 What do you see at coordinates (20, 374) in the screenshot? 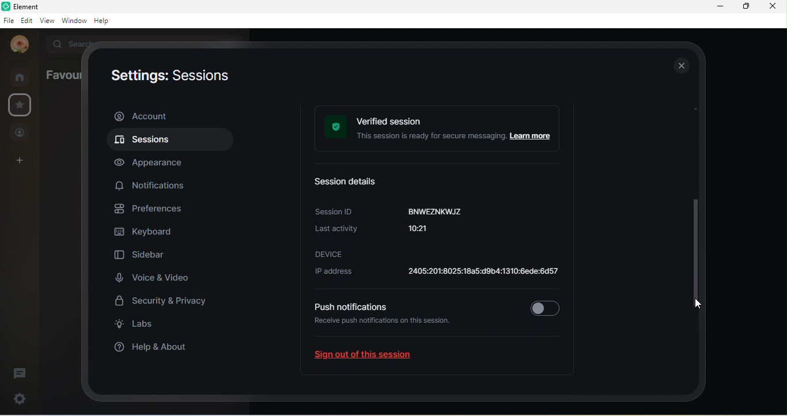
I see `threads` at bounding box center [20, 374].